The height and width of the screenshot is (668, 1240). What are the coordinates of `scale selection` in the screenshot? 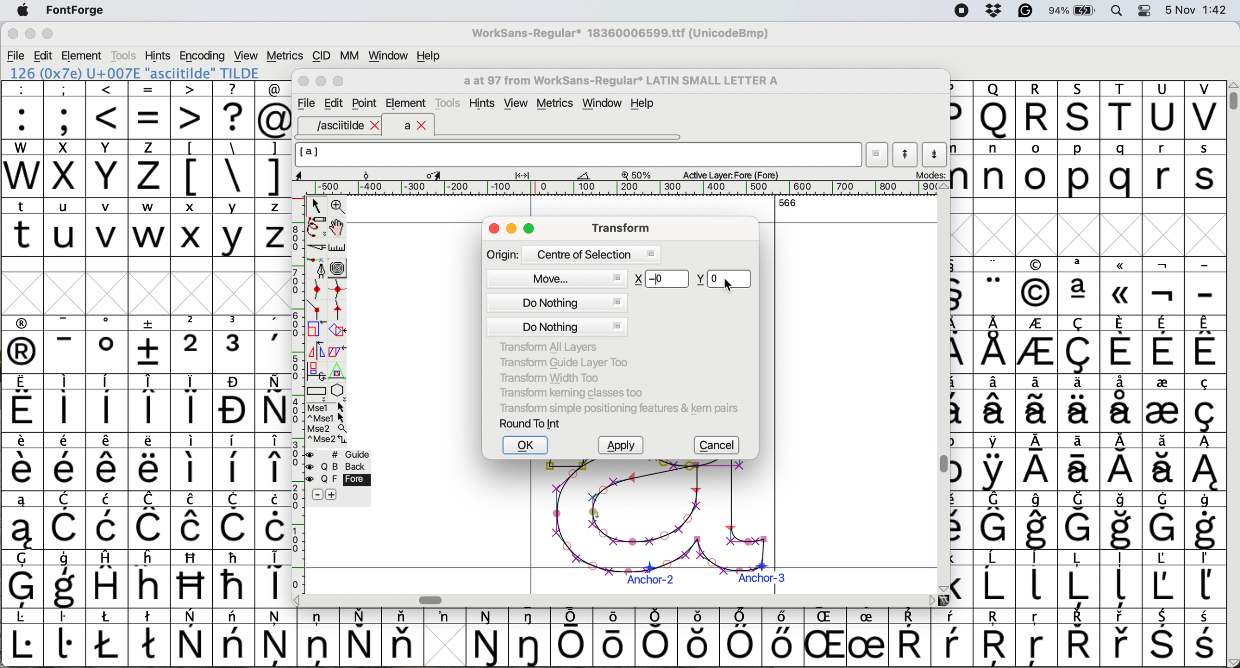 It's located at (317, 329).